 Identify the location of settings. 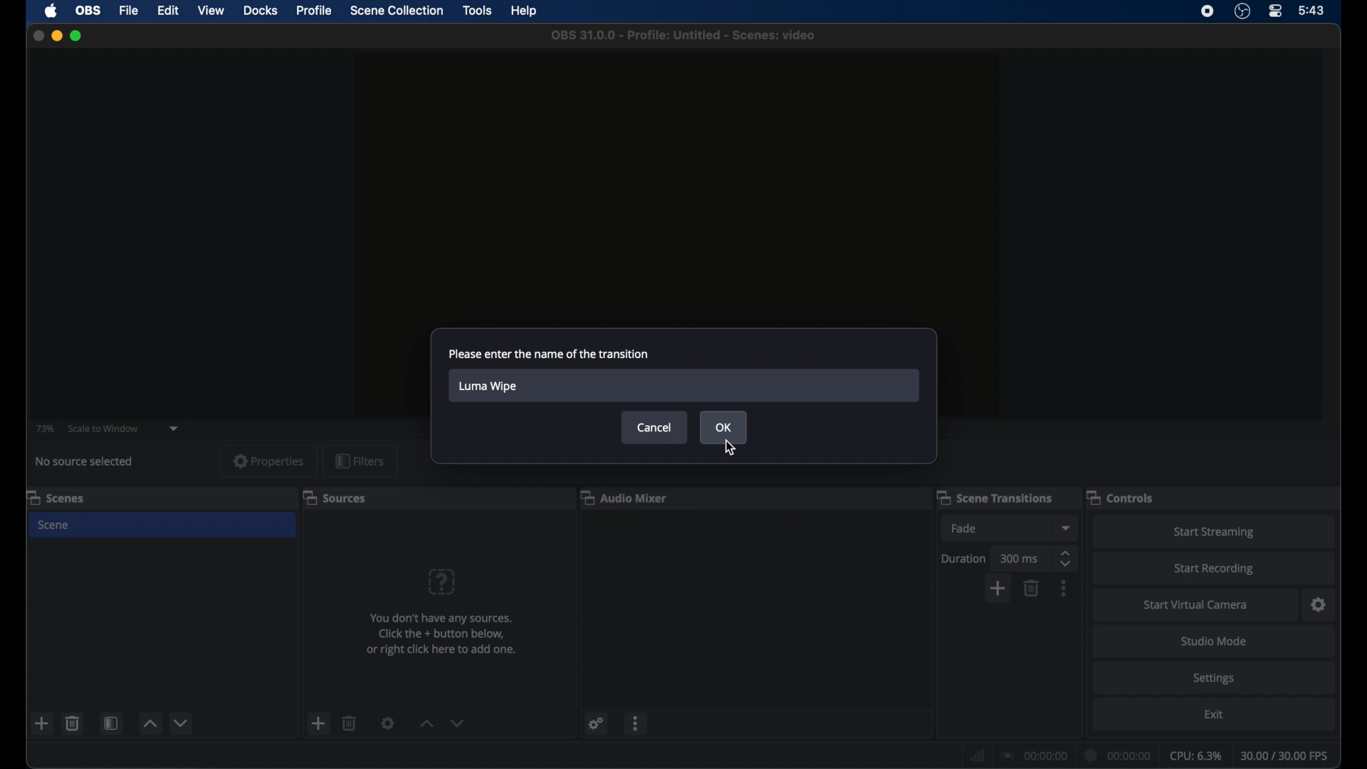
(388, 723).